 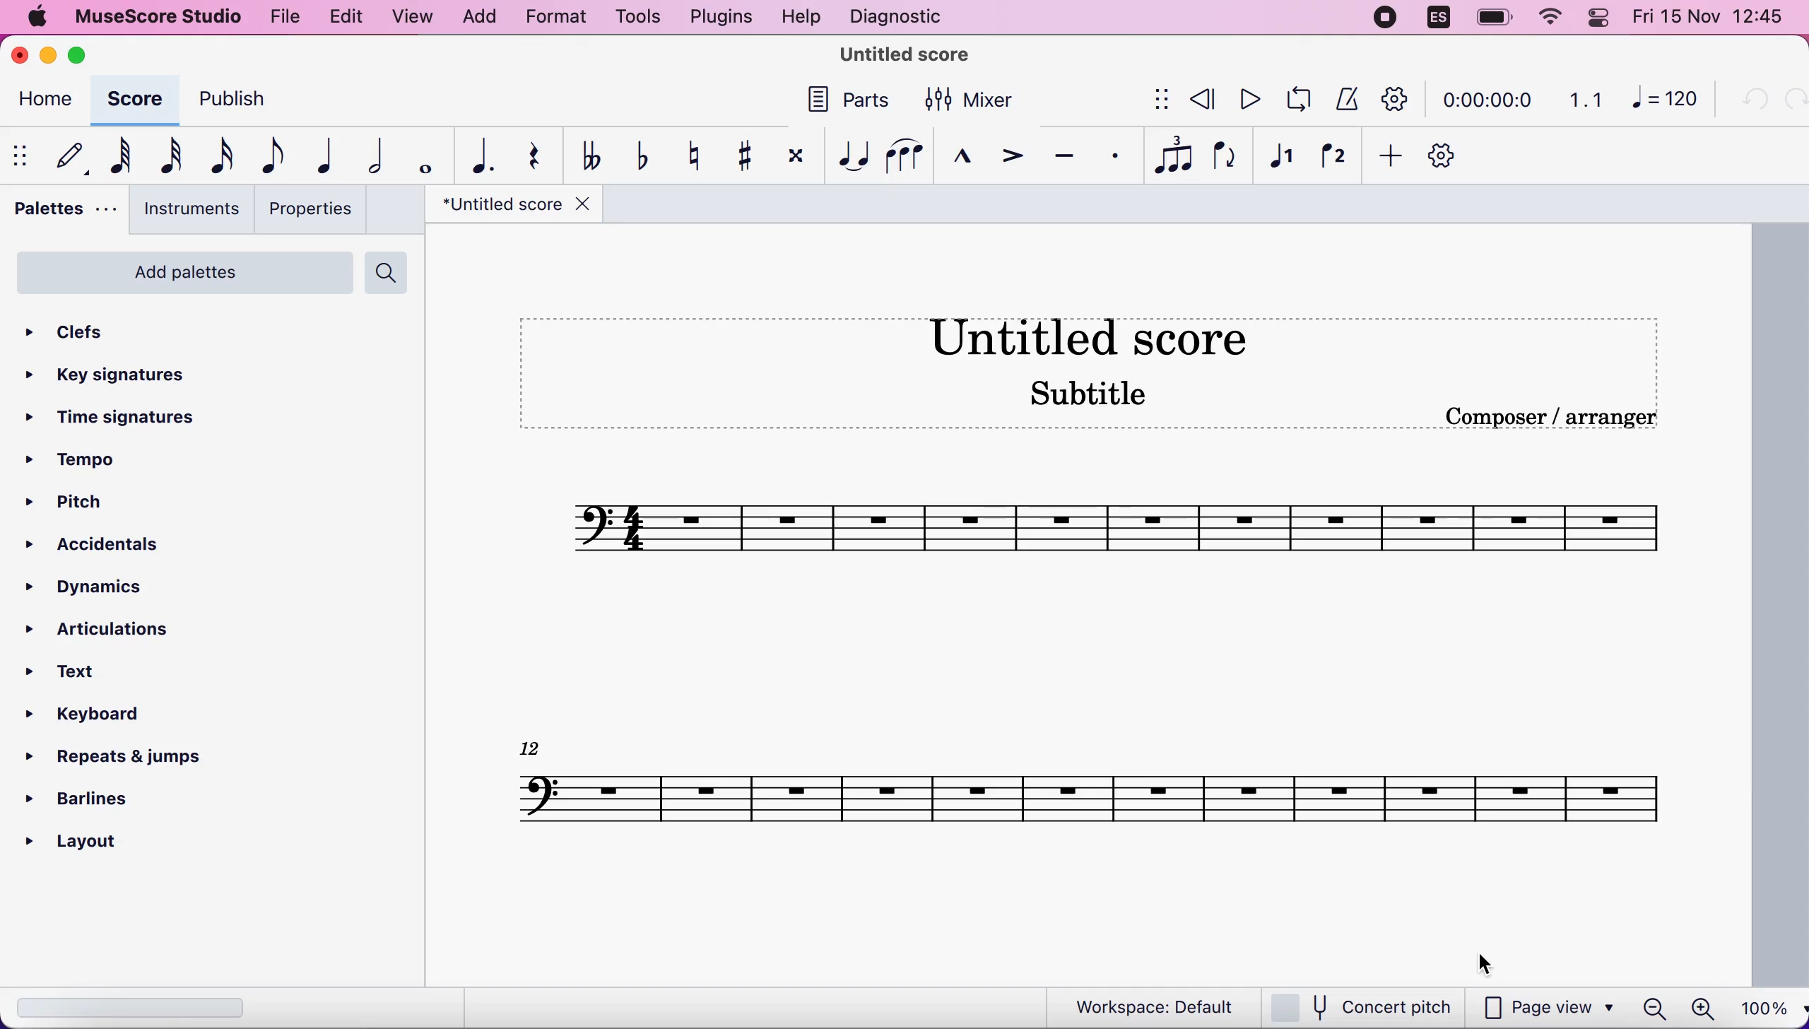 I want to click on show/hide, so click(x=25, y=154).